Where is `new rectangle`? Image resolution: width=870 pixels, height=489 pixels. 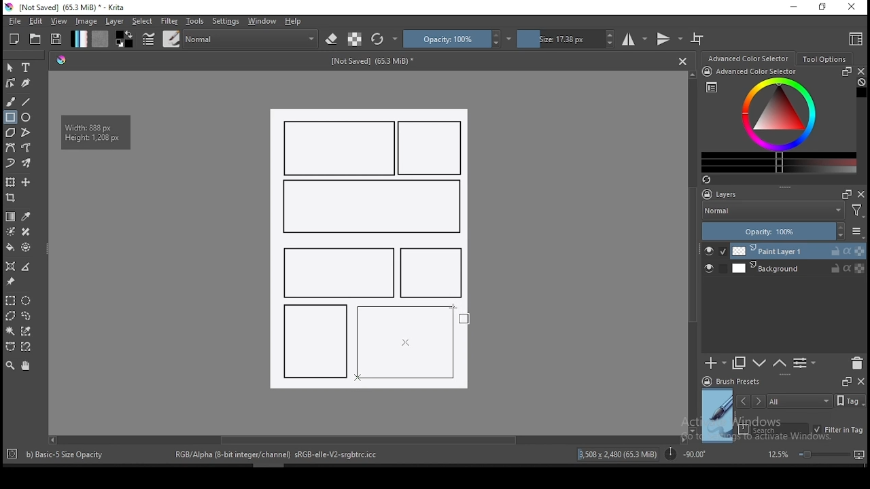
new rectangle is located at coordinates (336, 271).